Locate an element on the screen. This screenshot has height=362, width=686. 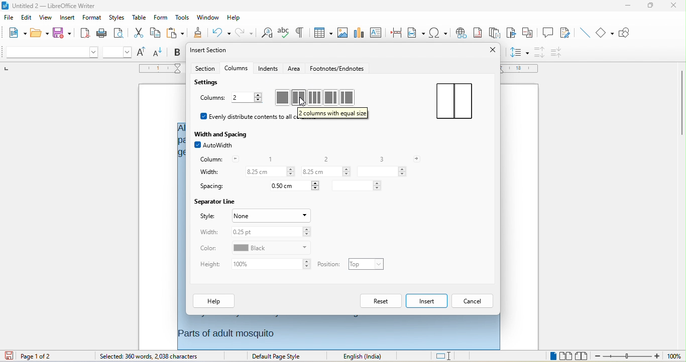
cross reference is located at coordinates (528, 33).